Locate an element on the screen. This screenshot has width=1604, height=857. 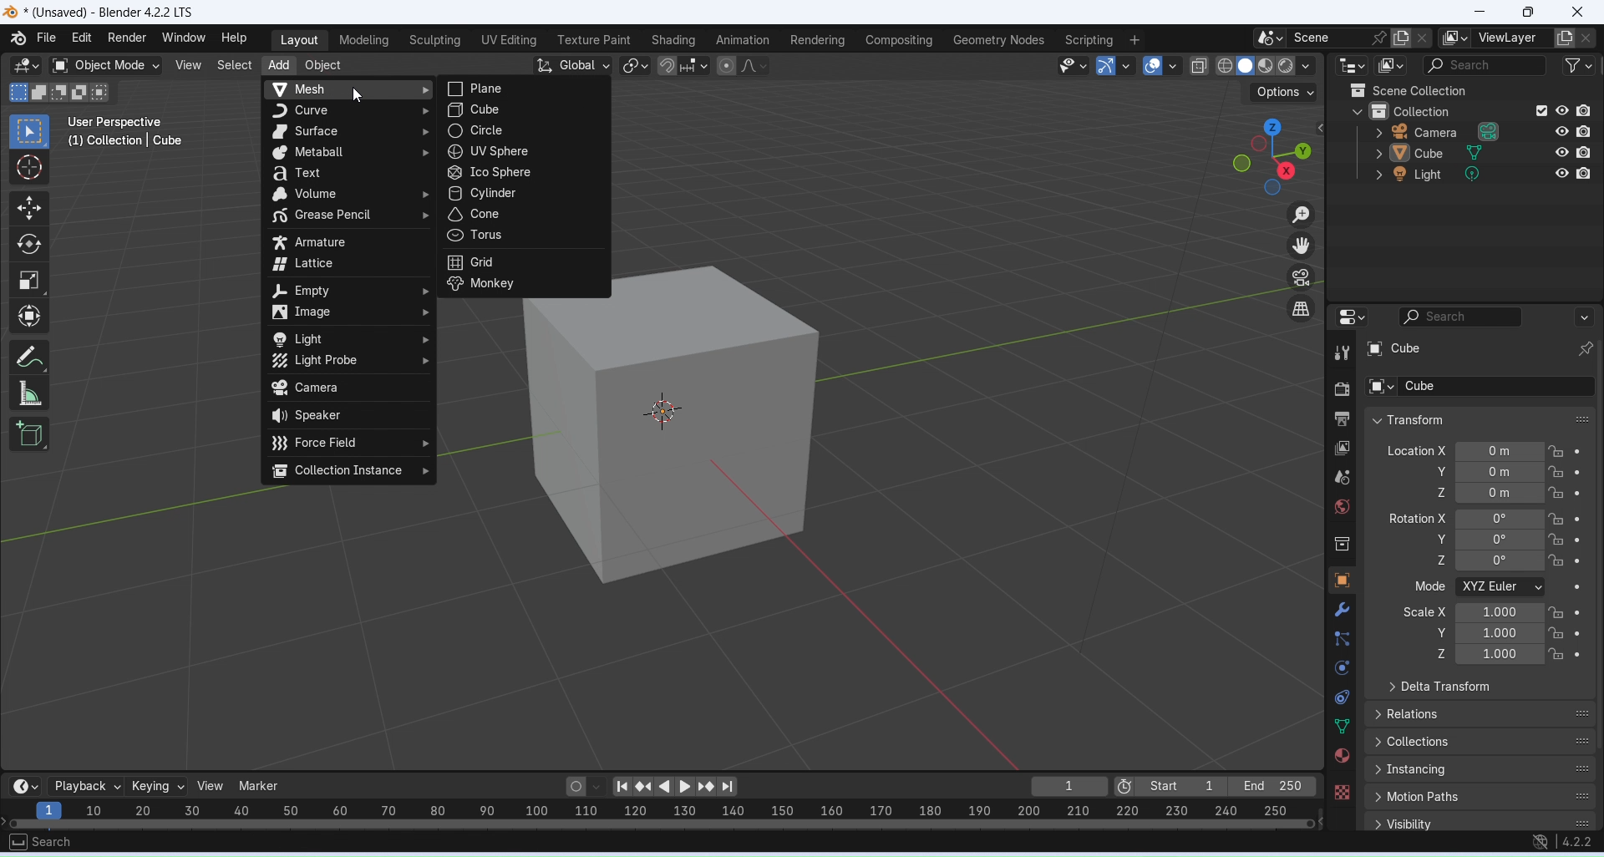
Modeling is located at coordinates (361, 41).